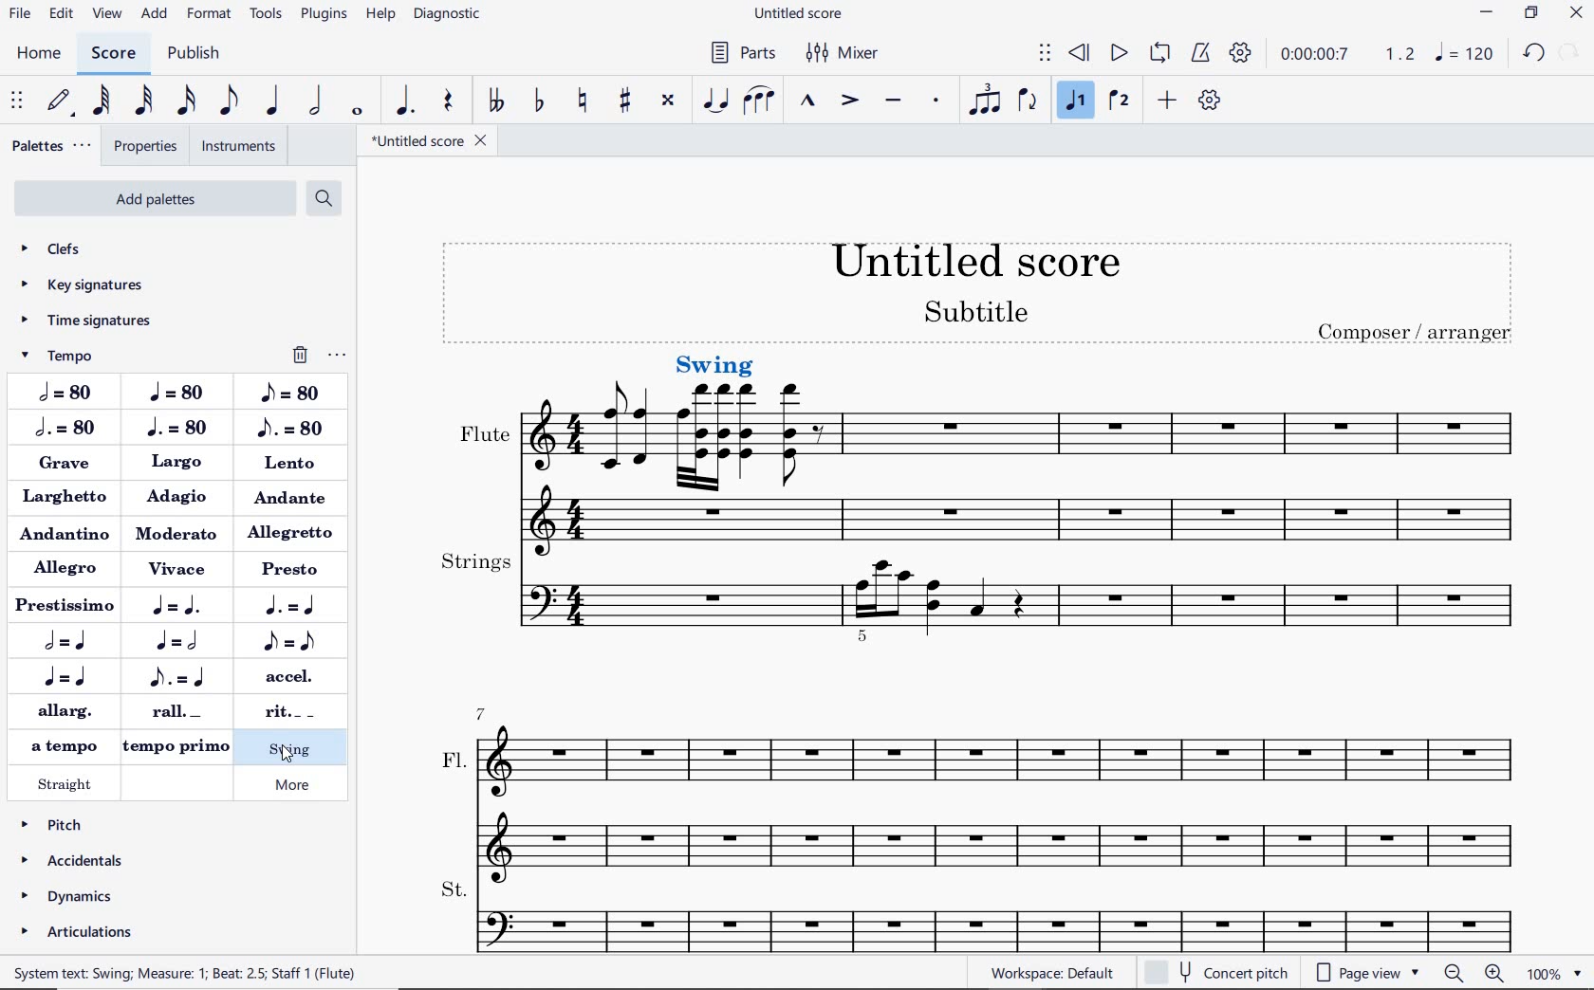 Image resolution: width=1594 pixels, height=990 pixels. I want to click on ALLEGRETTO, so click(294, 532).